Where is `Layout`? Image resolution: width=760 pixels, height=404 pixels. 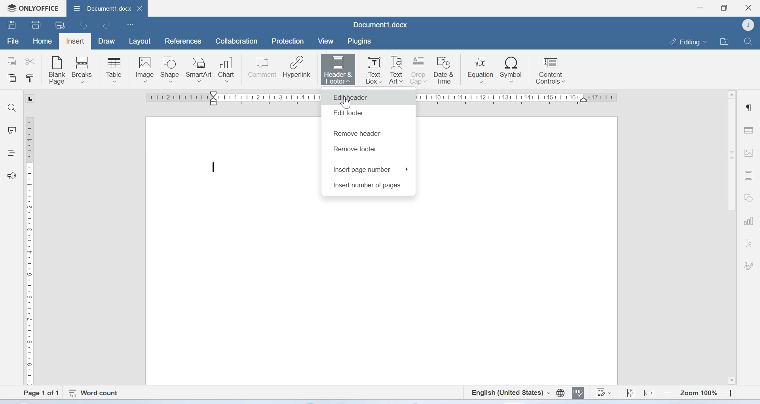
Layout is located at coordinates (140, 41).